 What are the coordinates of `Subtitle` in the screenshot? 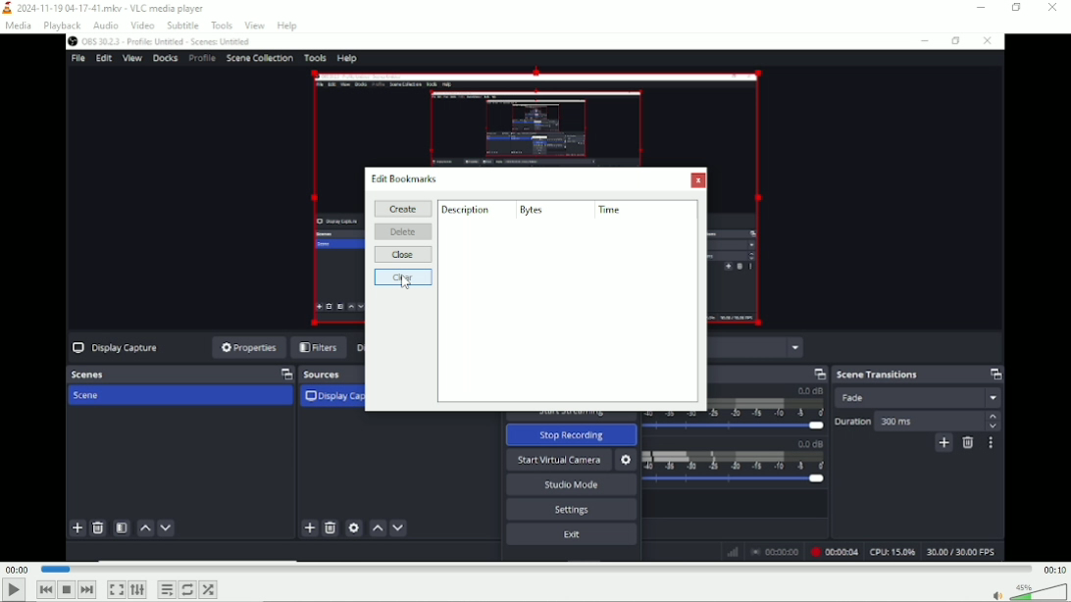 It's located at (183, 25).